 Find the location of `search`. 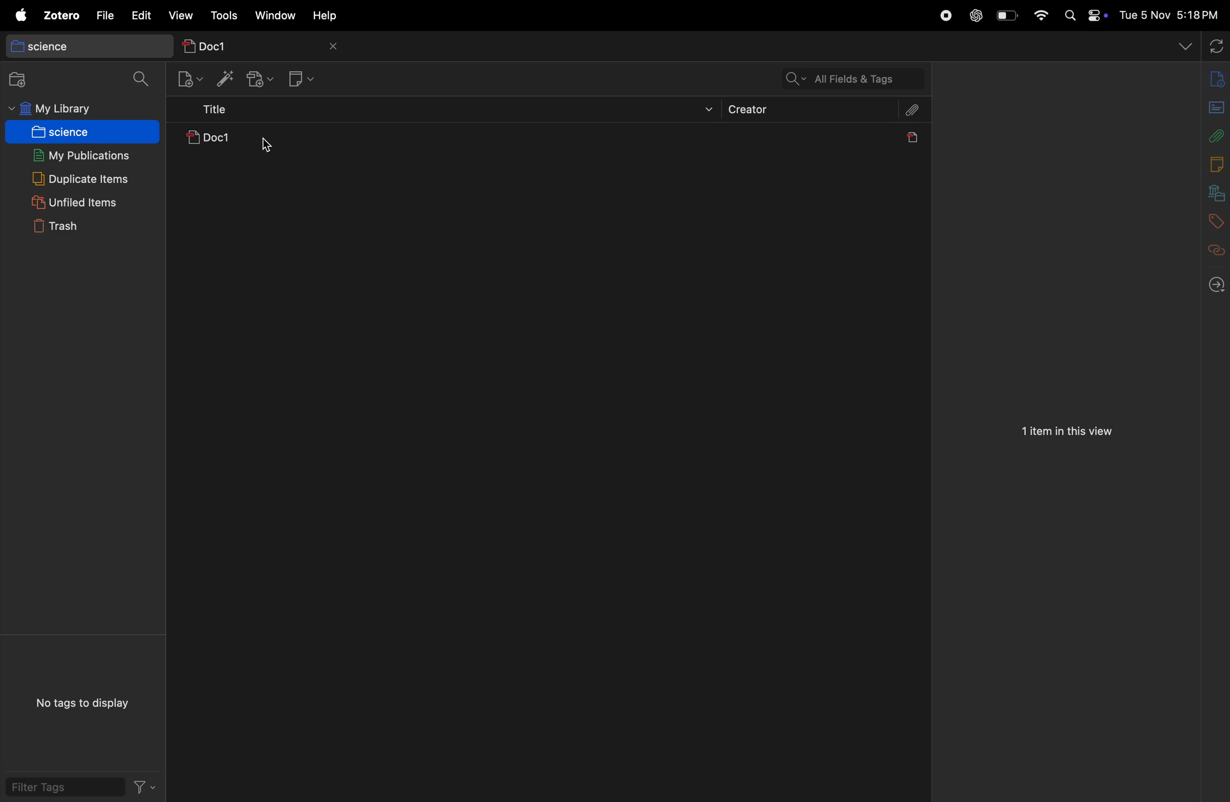

search is located at coordinates (143, 78).